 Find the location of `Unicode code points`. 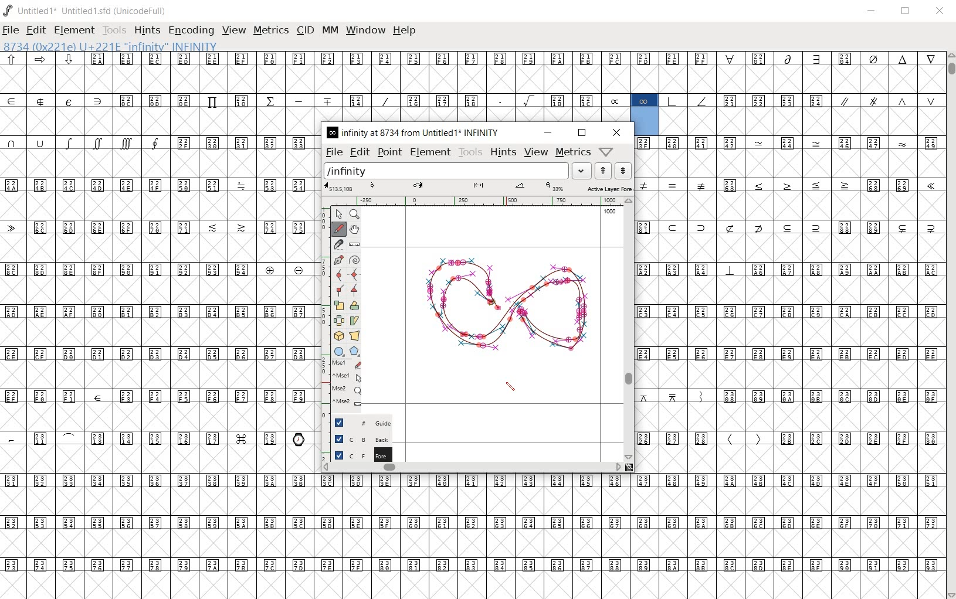

Unicode code points is located at coordinates (678, 438).